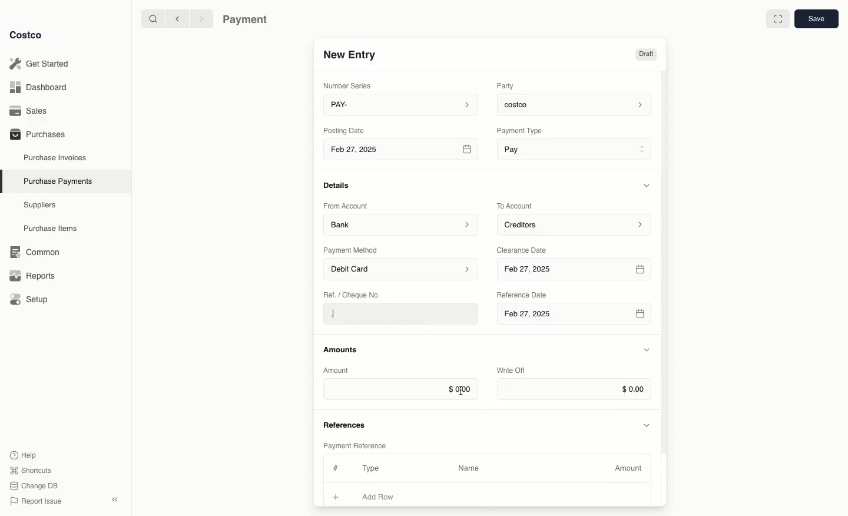 Image resolution: width=848 pixels, height=516 pixels. Describe the element at coordinates (508, 85) in the screenshot. I see `Party` at that location.